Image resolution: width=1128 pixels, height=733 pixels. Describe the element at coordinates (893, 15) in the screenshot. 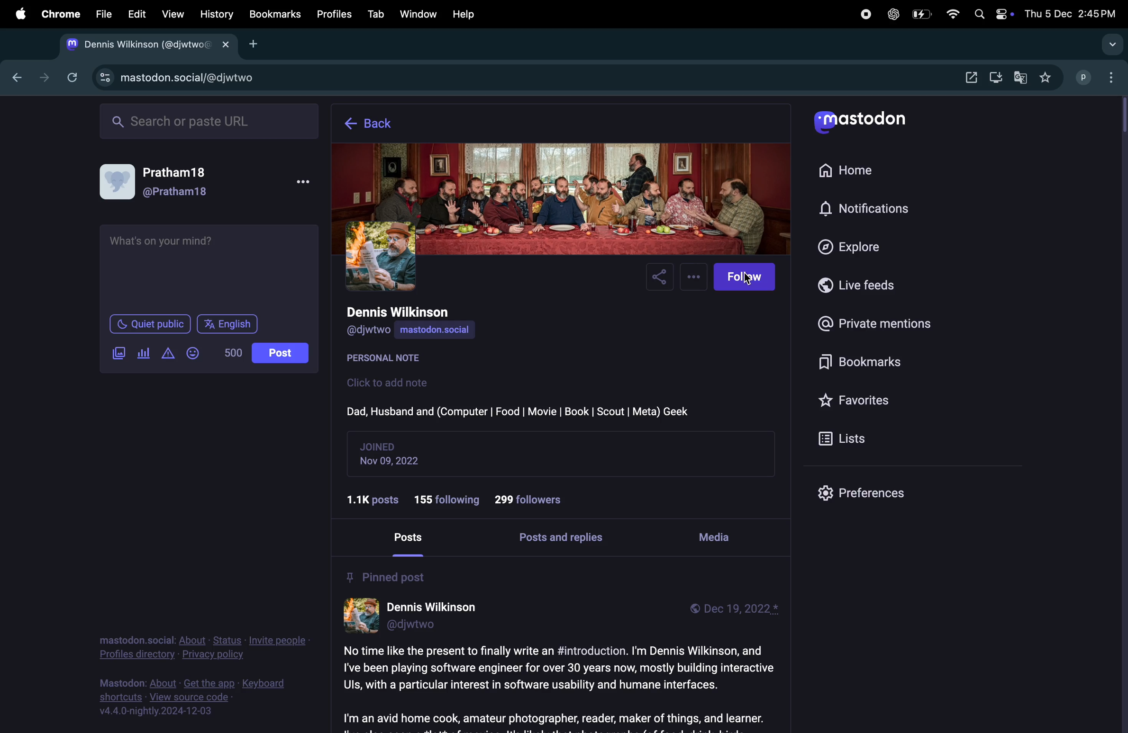

I see `chatgpt` at that location.